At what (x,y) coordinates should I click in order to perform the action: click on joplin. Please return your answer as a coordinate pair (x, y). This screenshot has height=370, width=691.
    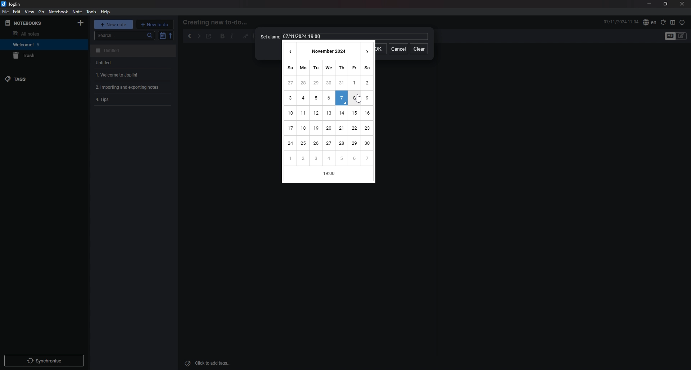
    Looking at the image, I should click on (14, 4).